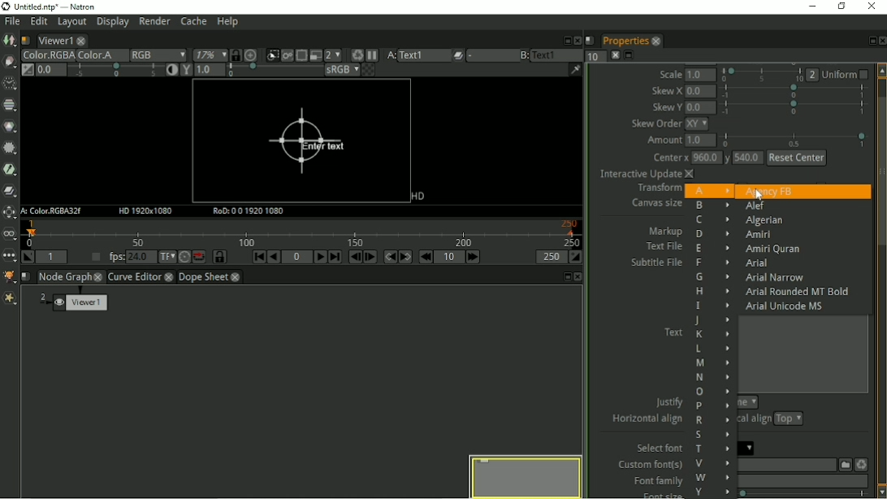 The image size is (887, 499). I want to click on Previous increment, so click(426, 257).